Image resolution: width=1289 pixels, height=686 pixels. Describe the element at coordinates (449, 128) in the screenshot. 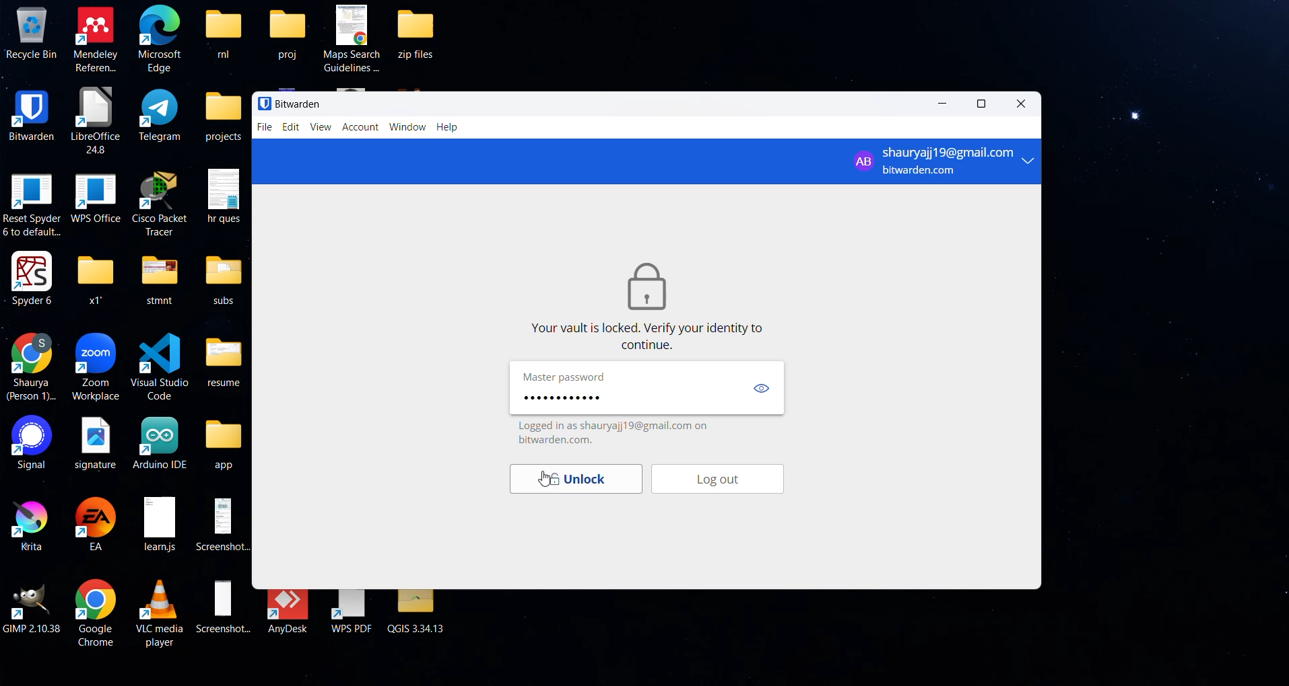

I see `help` at that location.